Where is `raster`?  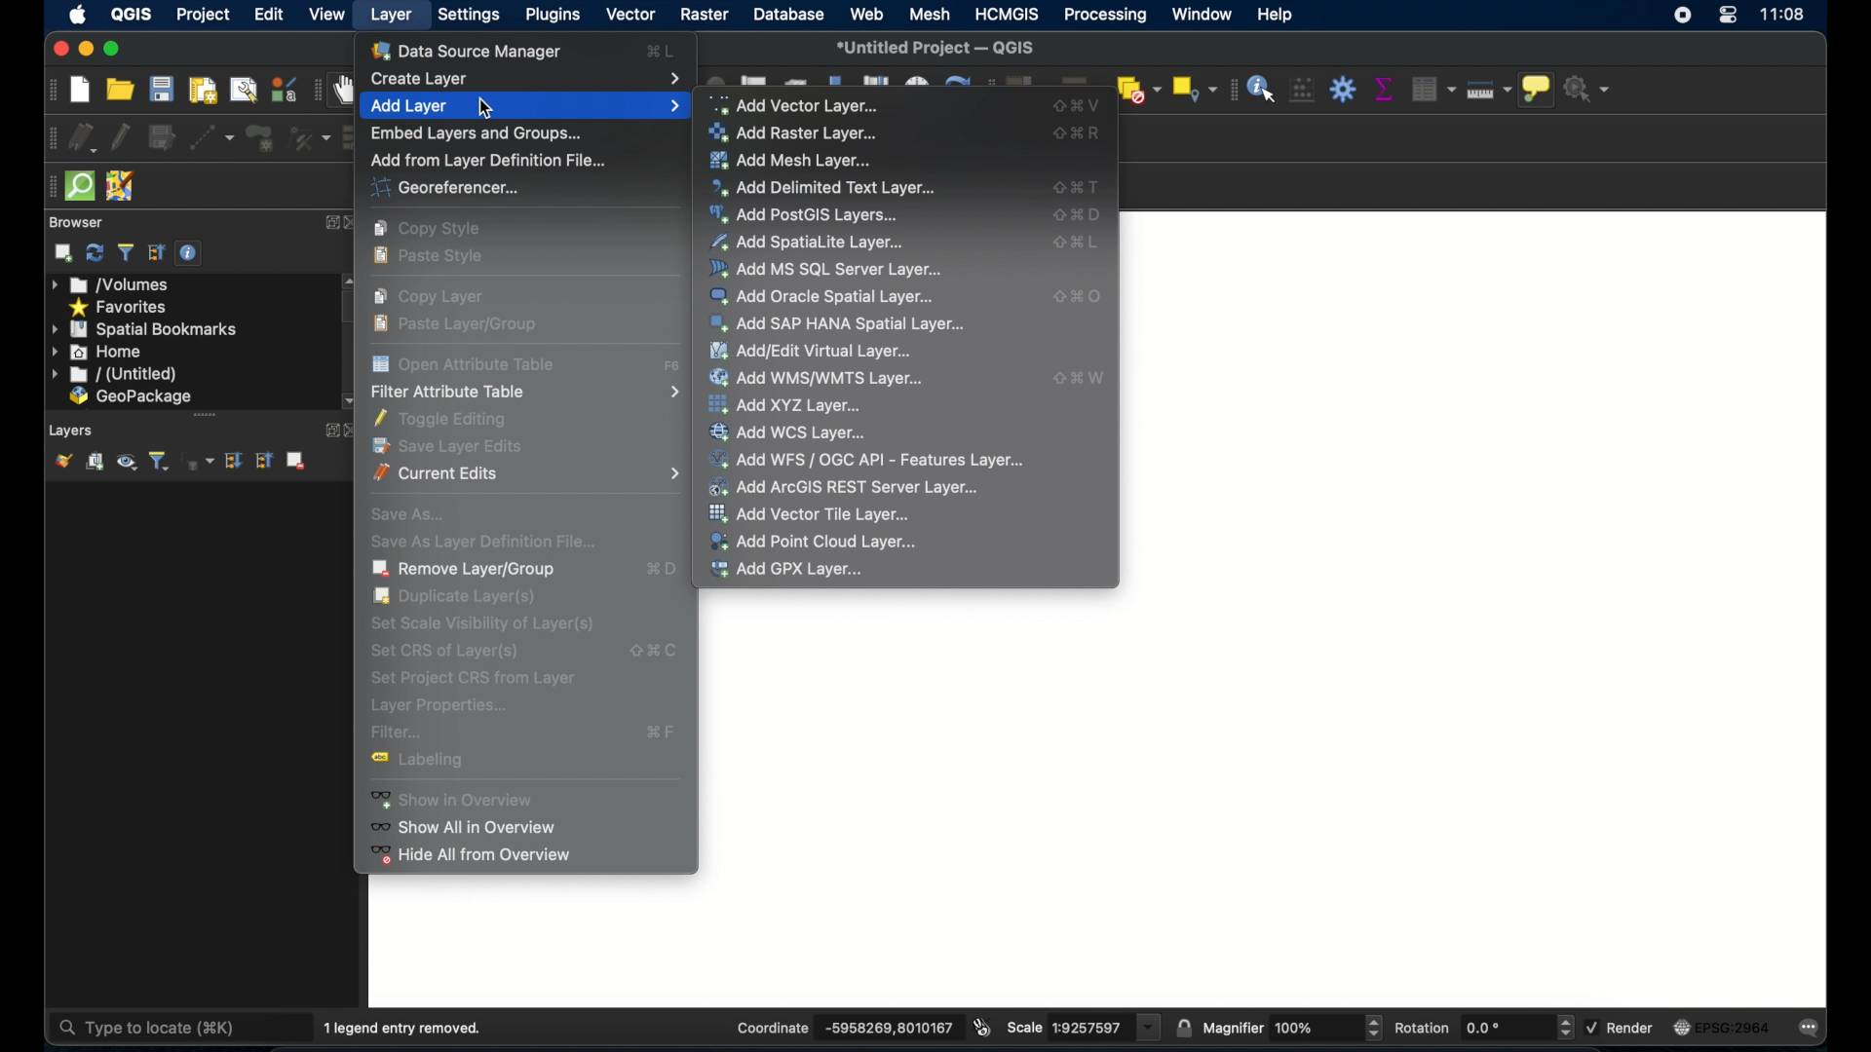
raster is located at coordinates (705, 16).